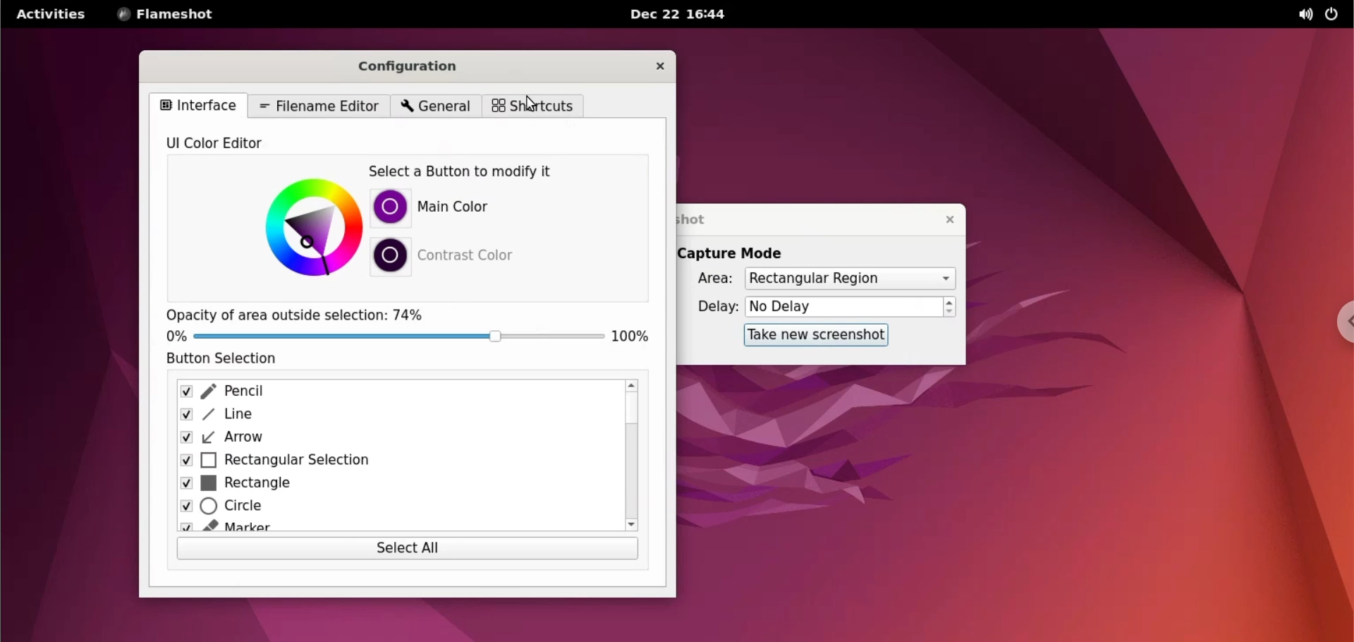 The width and height of the screenshot is (1354, 642). What do you see at coordinates (396, 438) in the screenshot?
I see `arrow checkbox` at bounding box center [396, 438].